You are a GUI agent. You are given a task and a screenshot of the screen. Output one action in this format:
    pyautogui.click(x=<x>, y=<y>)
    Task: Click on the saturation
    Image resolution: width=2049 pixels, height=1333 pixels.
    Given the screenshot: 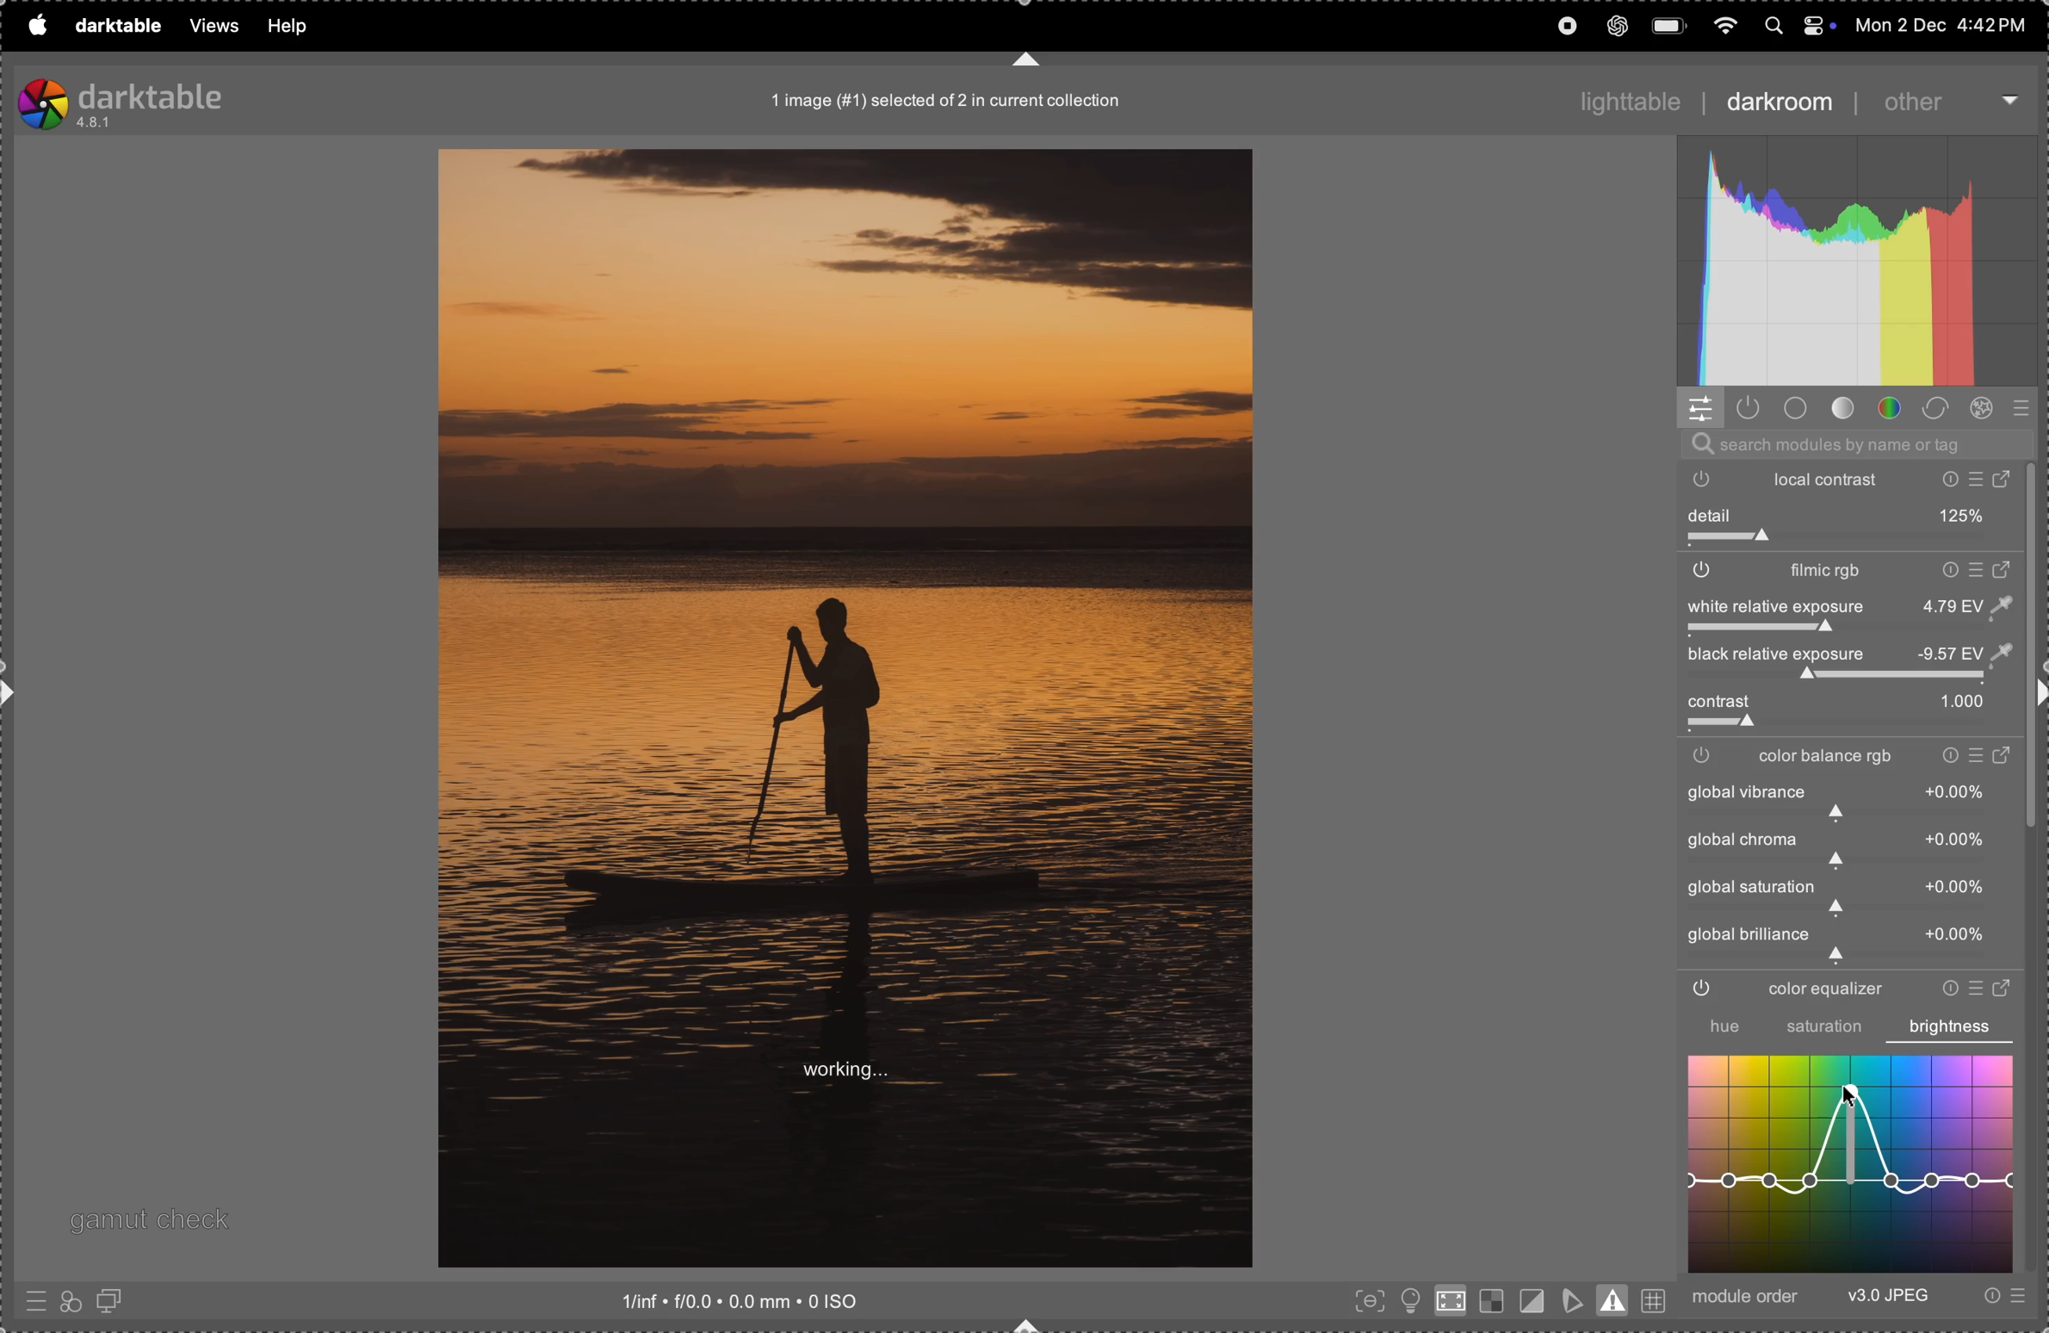 What is the action you would take?
    pyautogui.click(x=1824, y=1029)
    